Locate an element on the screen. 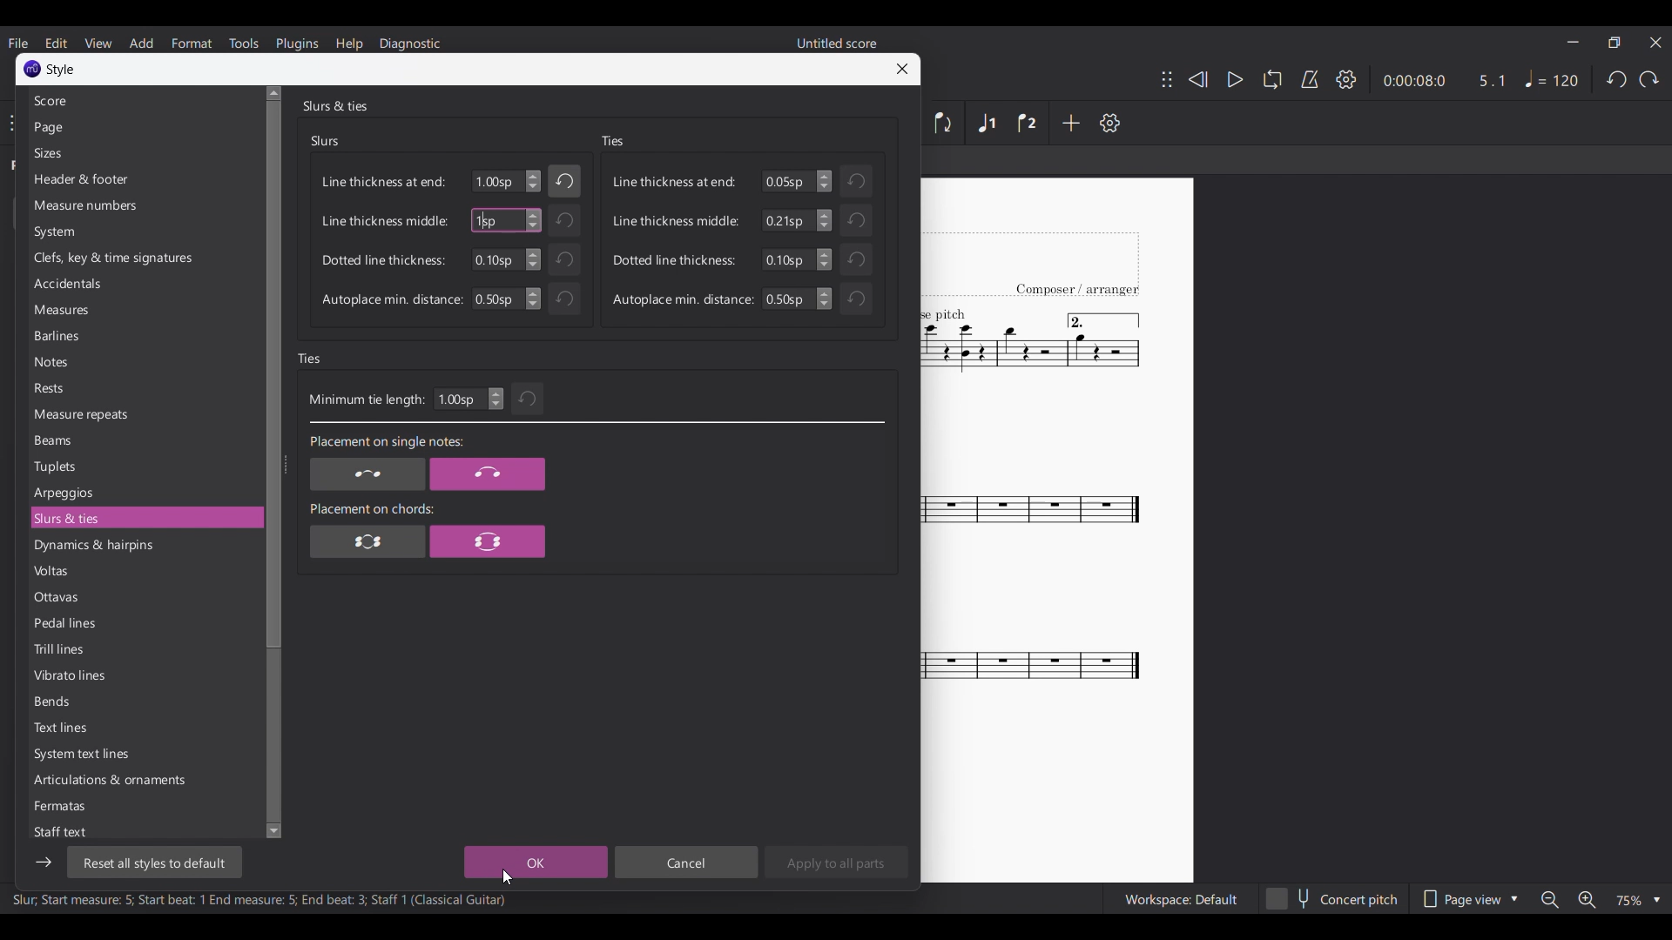 This screenshot has height=940, width=1672. Slurs & ties, current selection highlighted is located at coordinates (144, 518).